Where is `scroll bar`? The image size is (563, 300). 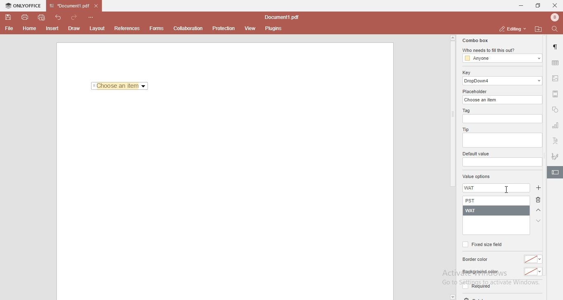 scroll bar is located at coordinates (452, 111).